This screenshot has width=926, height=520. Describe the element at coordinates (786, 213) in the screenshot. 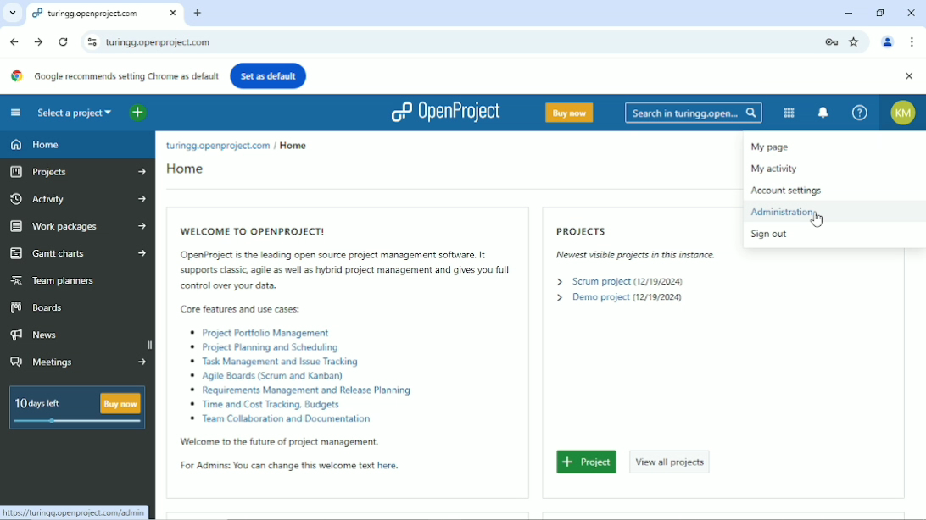

I see `Administration` at that location.